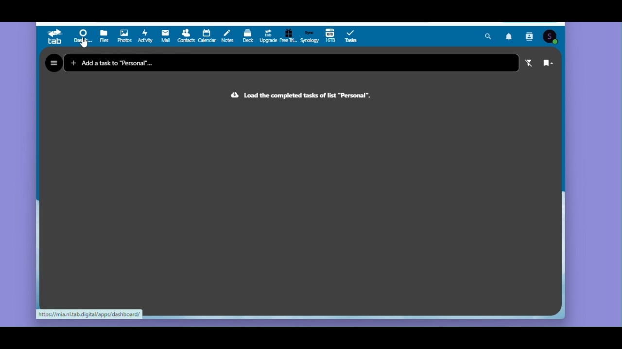 The width and height of the screenshot is (622, 349). I want to click on + Add a task to " personal "..., so click(115, 64).